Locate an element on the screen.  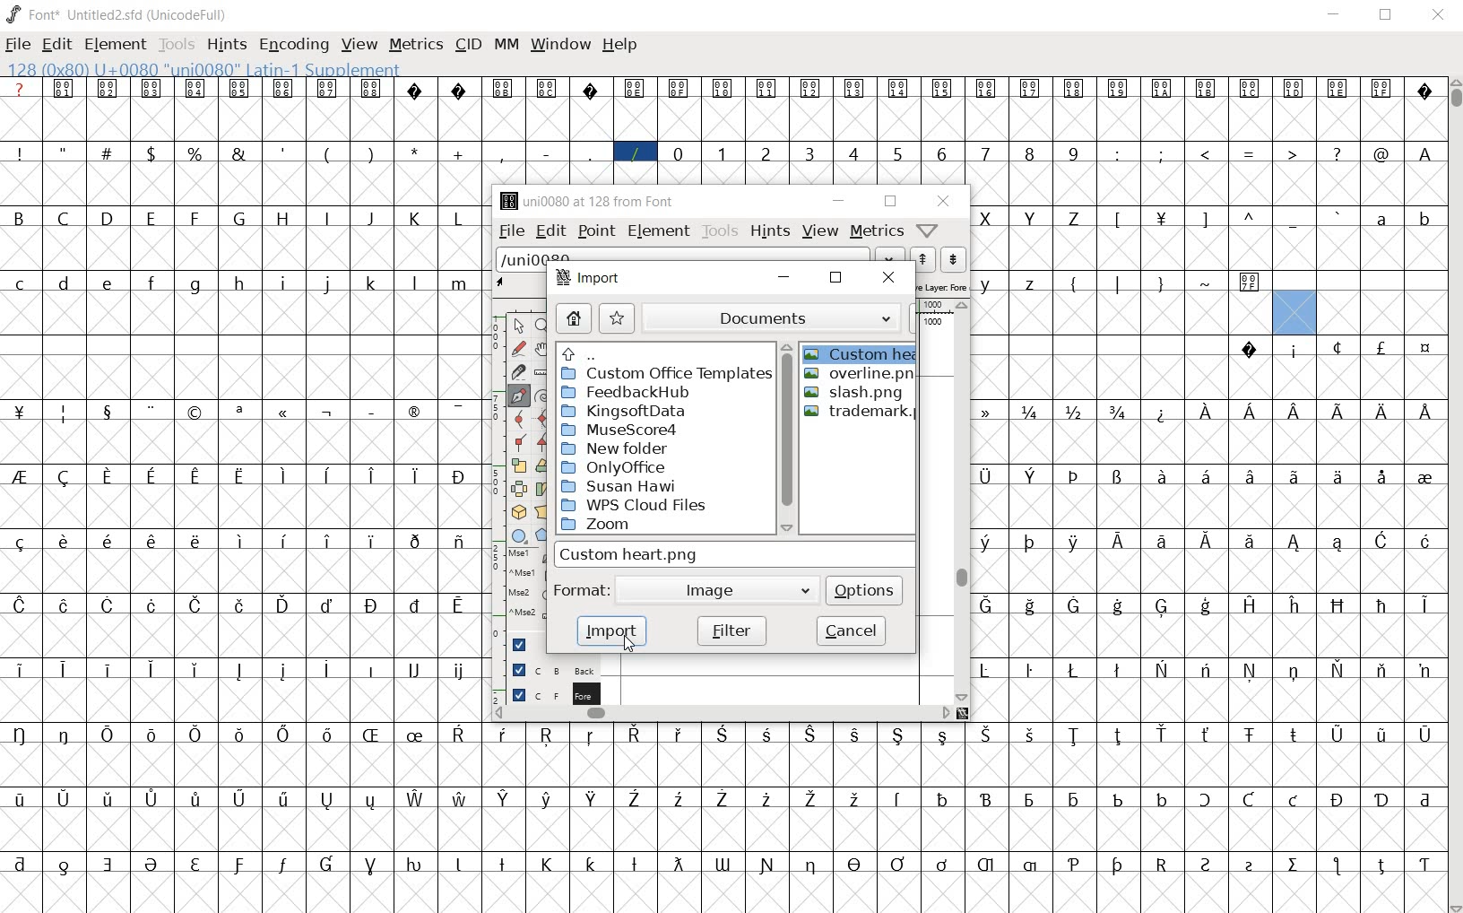
glyph is located at coordinates (766, 154).